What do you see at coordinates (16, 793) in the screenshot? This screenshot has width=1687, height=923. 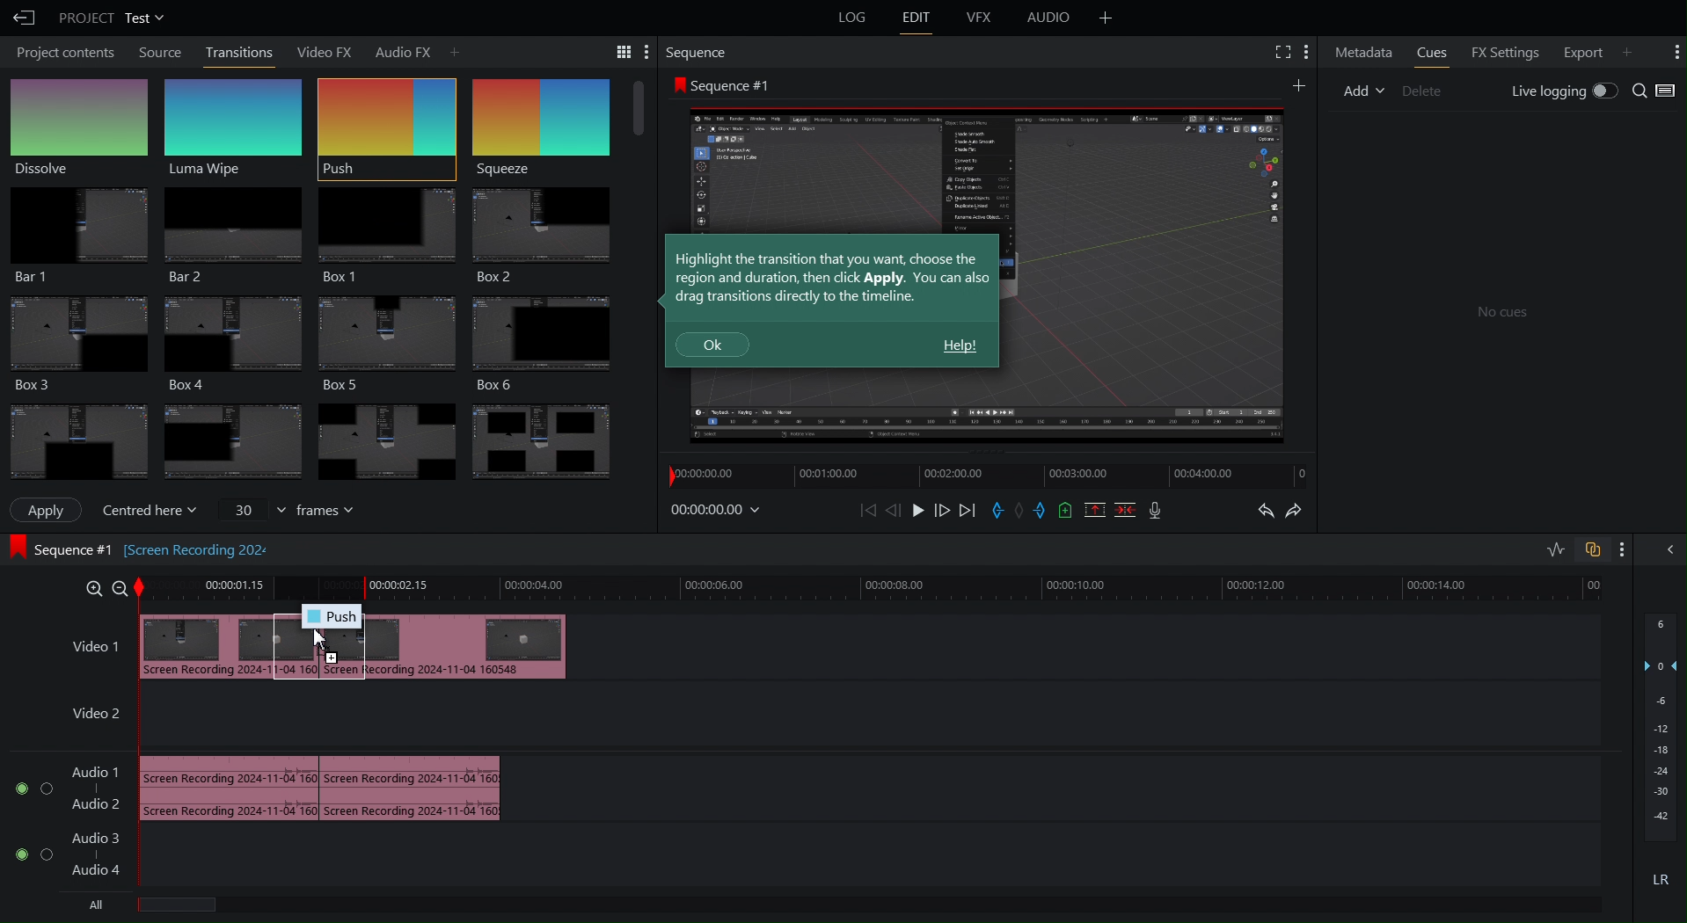 I see `toggle` at bounding box center [16, 793].